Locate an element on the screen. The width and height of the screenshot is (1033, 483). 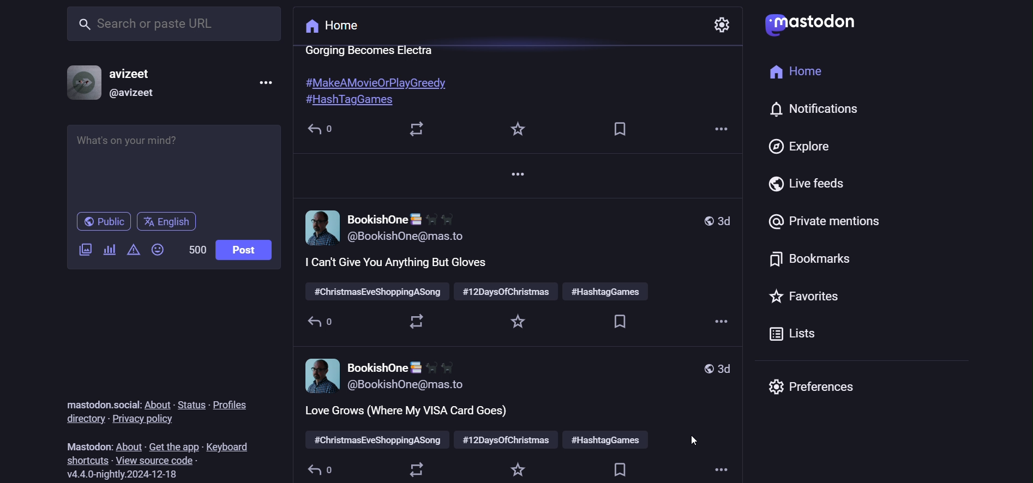
emoji is located at coordinates (158, 251).